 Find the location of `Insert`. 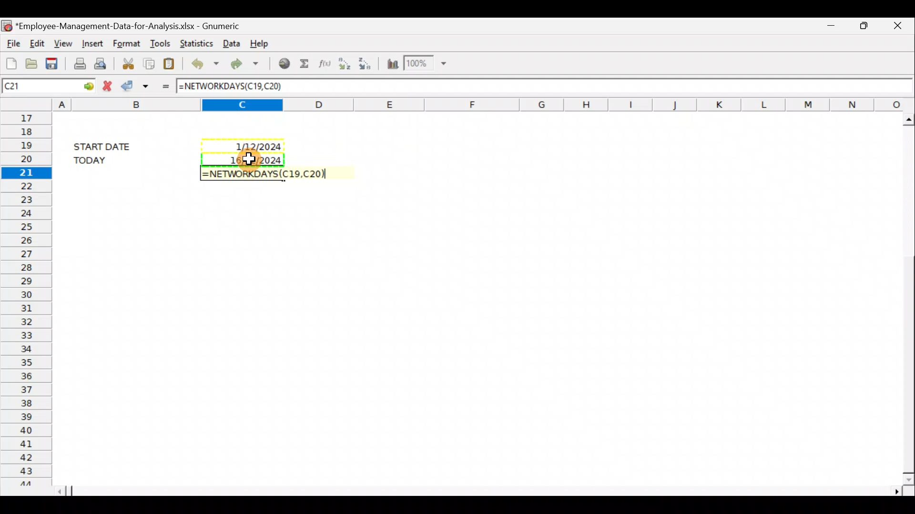

Insert is located at coordinates (92, 44).